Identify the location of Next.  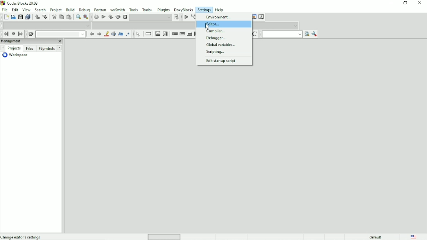
(59, 47).